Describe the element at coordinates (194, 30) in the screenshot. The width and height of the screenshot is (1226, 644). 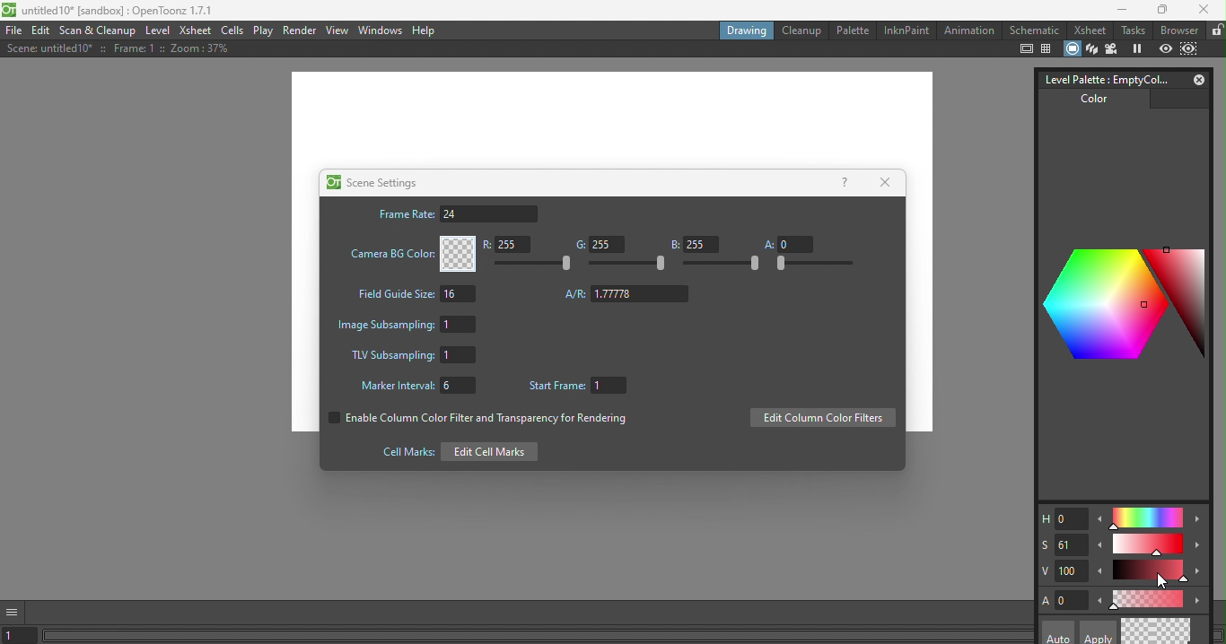
I see `Xsheet` at that location.